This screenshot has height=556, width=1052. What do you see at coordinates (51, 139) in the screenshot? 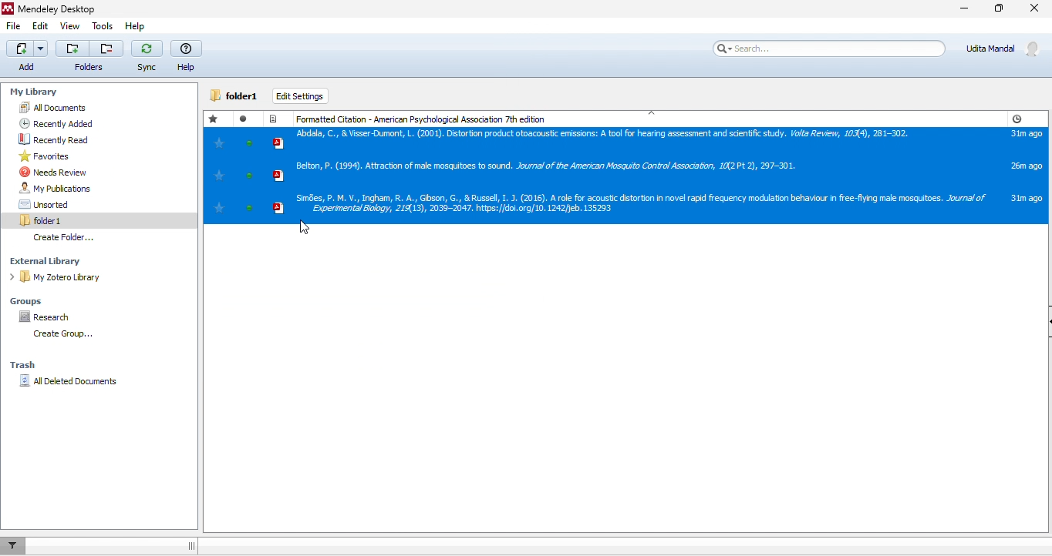
I see `recently read` at bounding box center [51, 139].